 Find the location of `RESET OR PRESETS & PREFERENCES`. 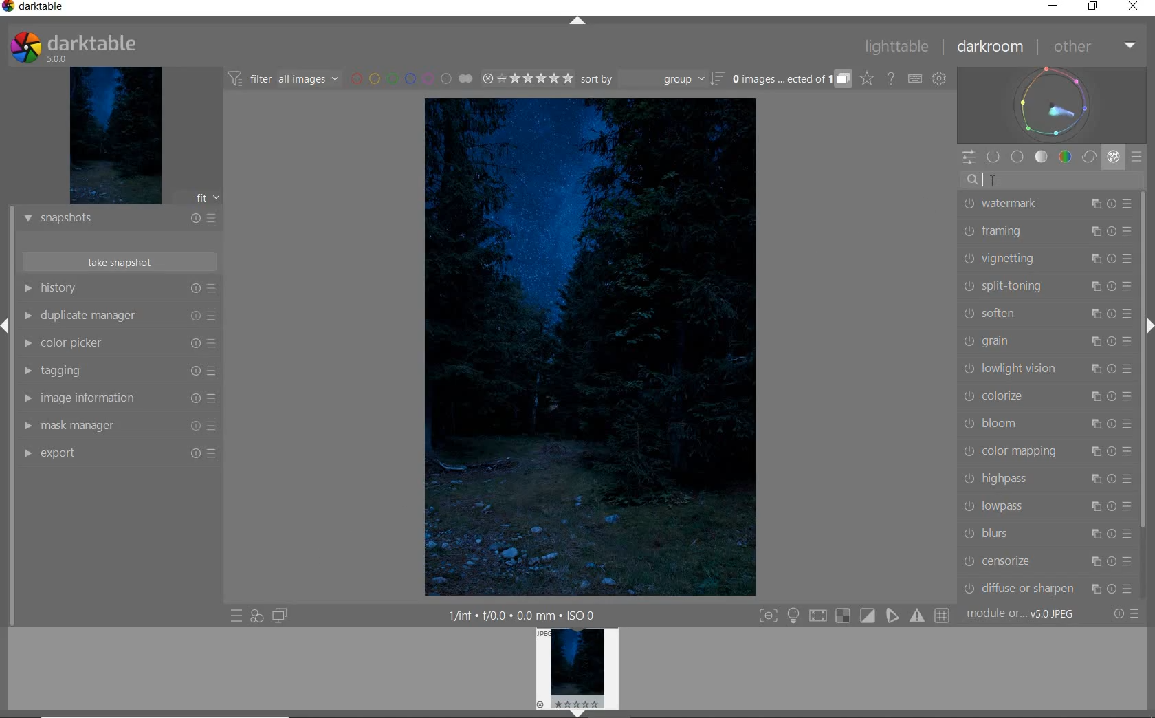

RESET OR PRESETS & PREFERENCES is located at coordinates (1127, 614).